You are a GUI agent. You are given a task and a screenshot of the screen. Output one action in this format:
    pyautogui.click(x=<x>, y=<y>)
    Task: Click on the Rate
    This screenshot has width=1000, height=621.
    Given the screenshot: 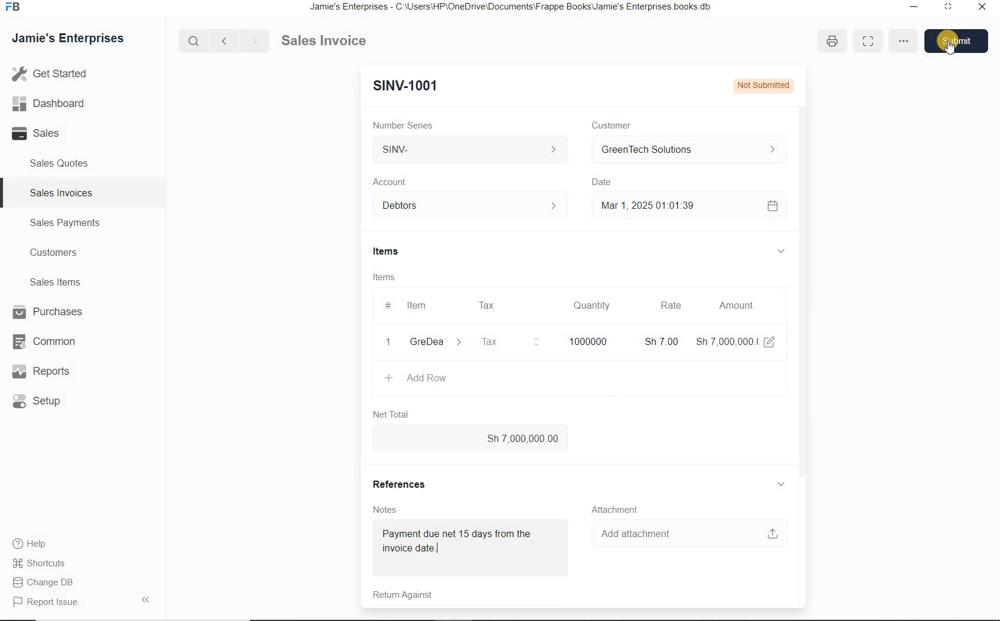 What is the action you would take?
    pyautogui.click(x=671, y=306)
    